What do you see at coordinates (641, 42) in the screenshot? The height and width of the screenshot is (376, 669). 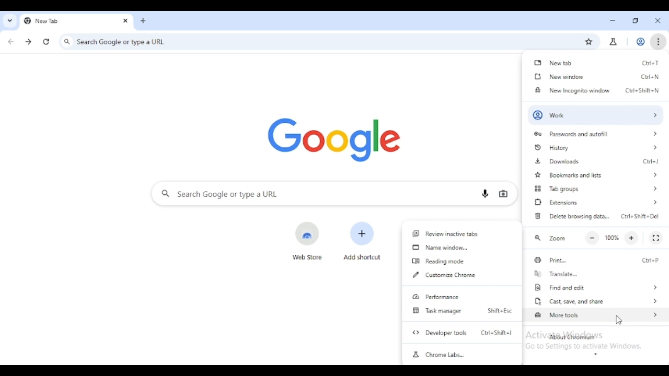 I see `profile` at bounding box center [641, 42].